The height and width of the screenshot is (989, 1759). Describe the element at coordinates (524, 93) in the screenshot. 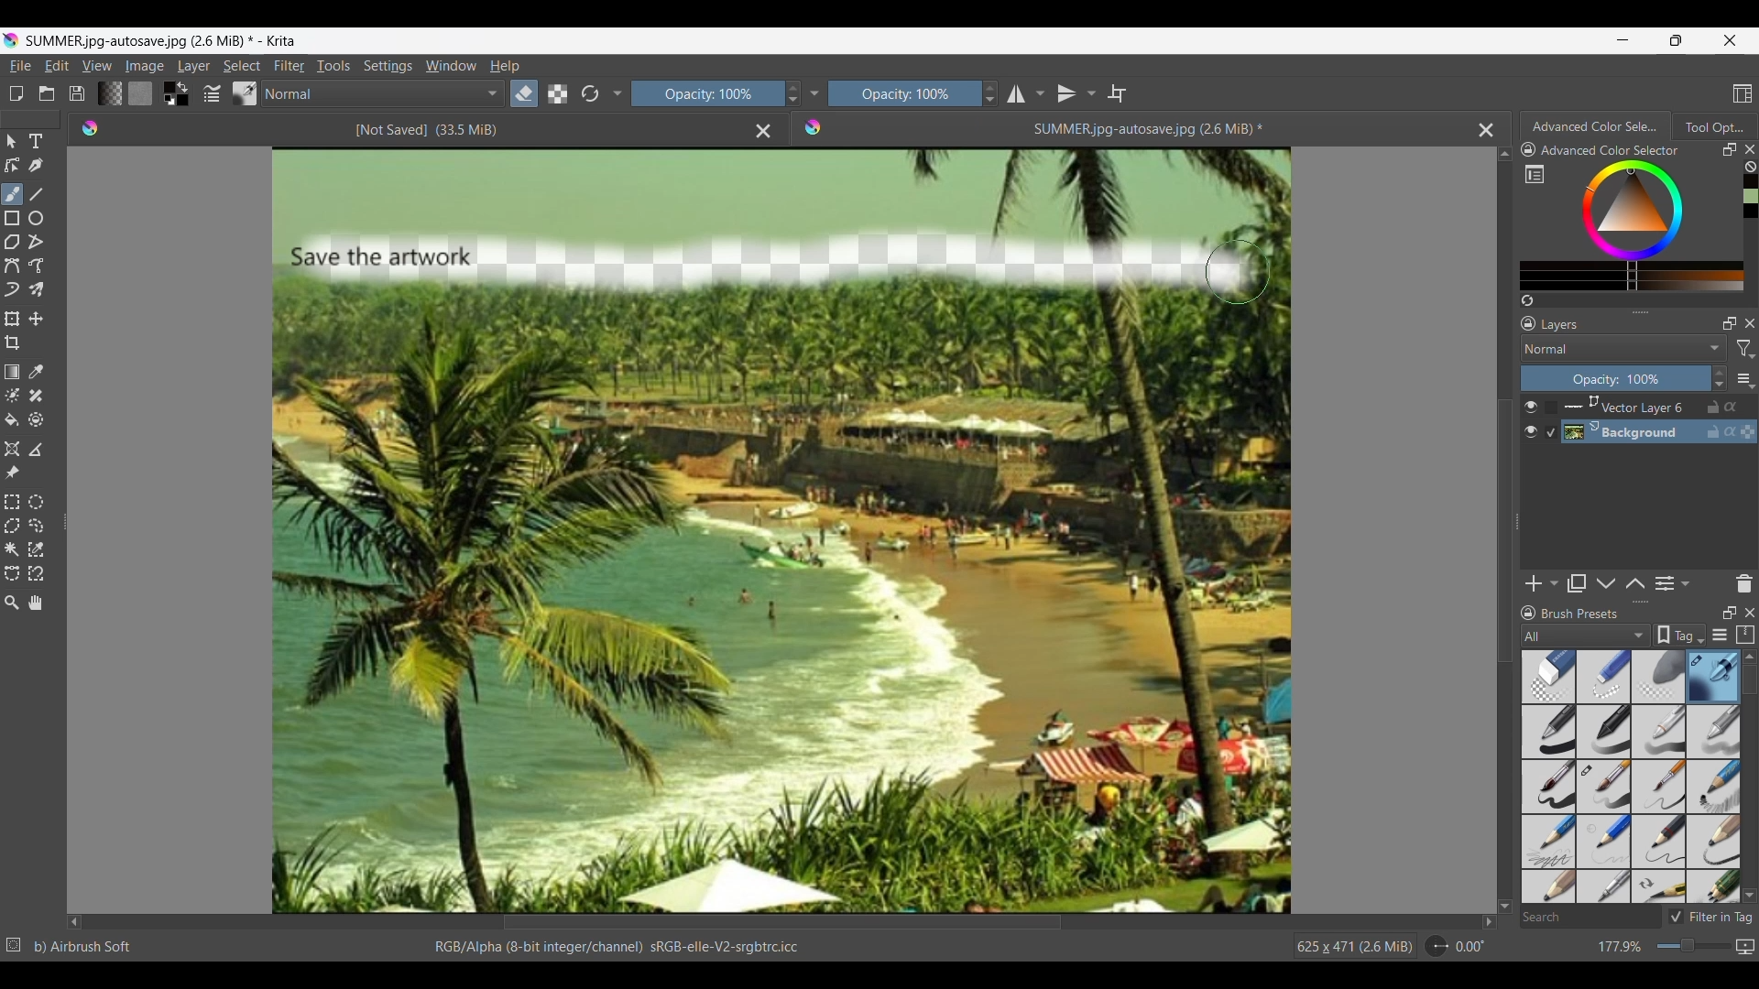

I see `Set eraser mode` at that location.